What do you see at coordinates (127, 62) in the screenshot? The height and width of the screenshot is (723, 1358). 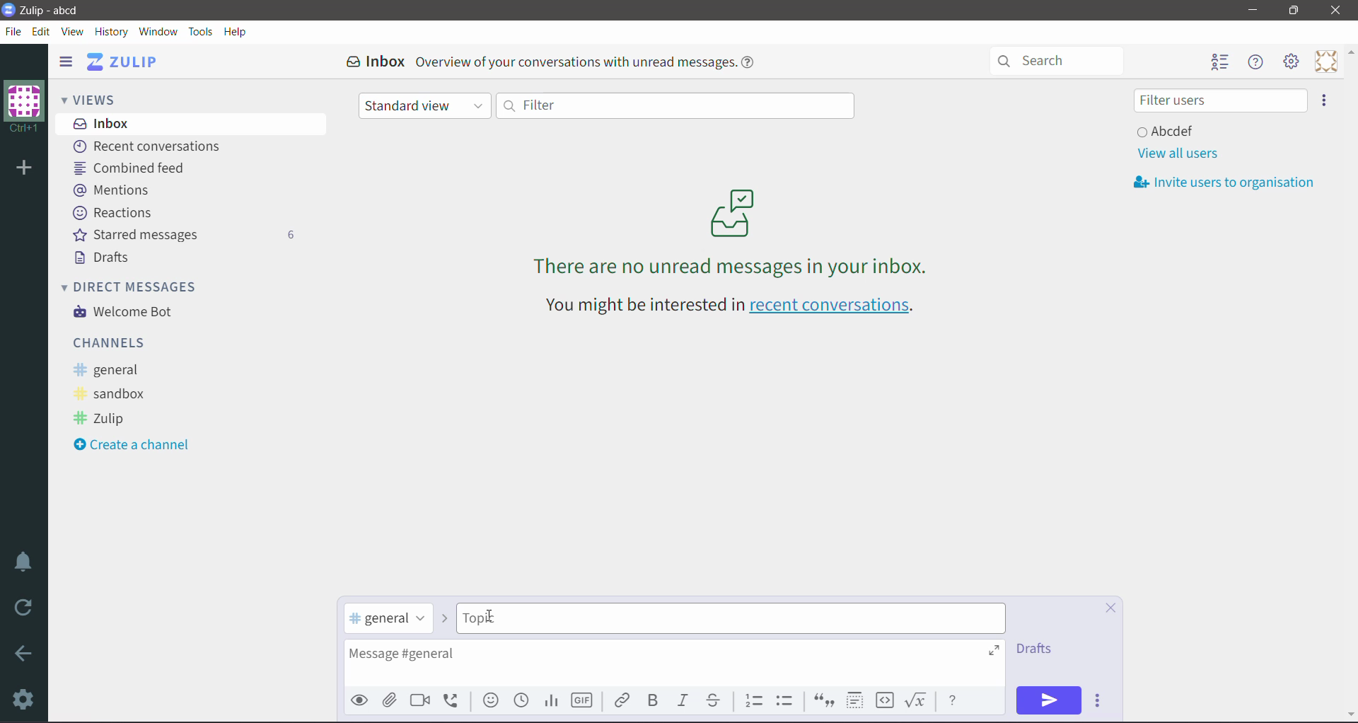 I see `Application` at bounding box center [127, 62].